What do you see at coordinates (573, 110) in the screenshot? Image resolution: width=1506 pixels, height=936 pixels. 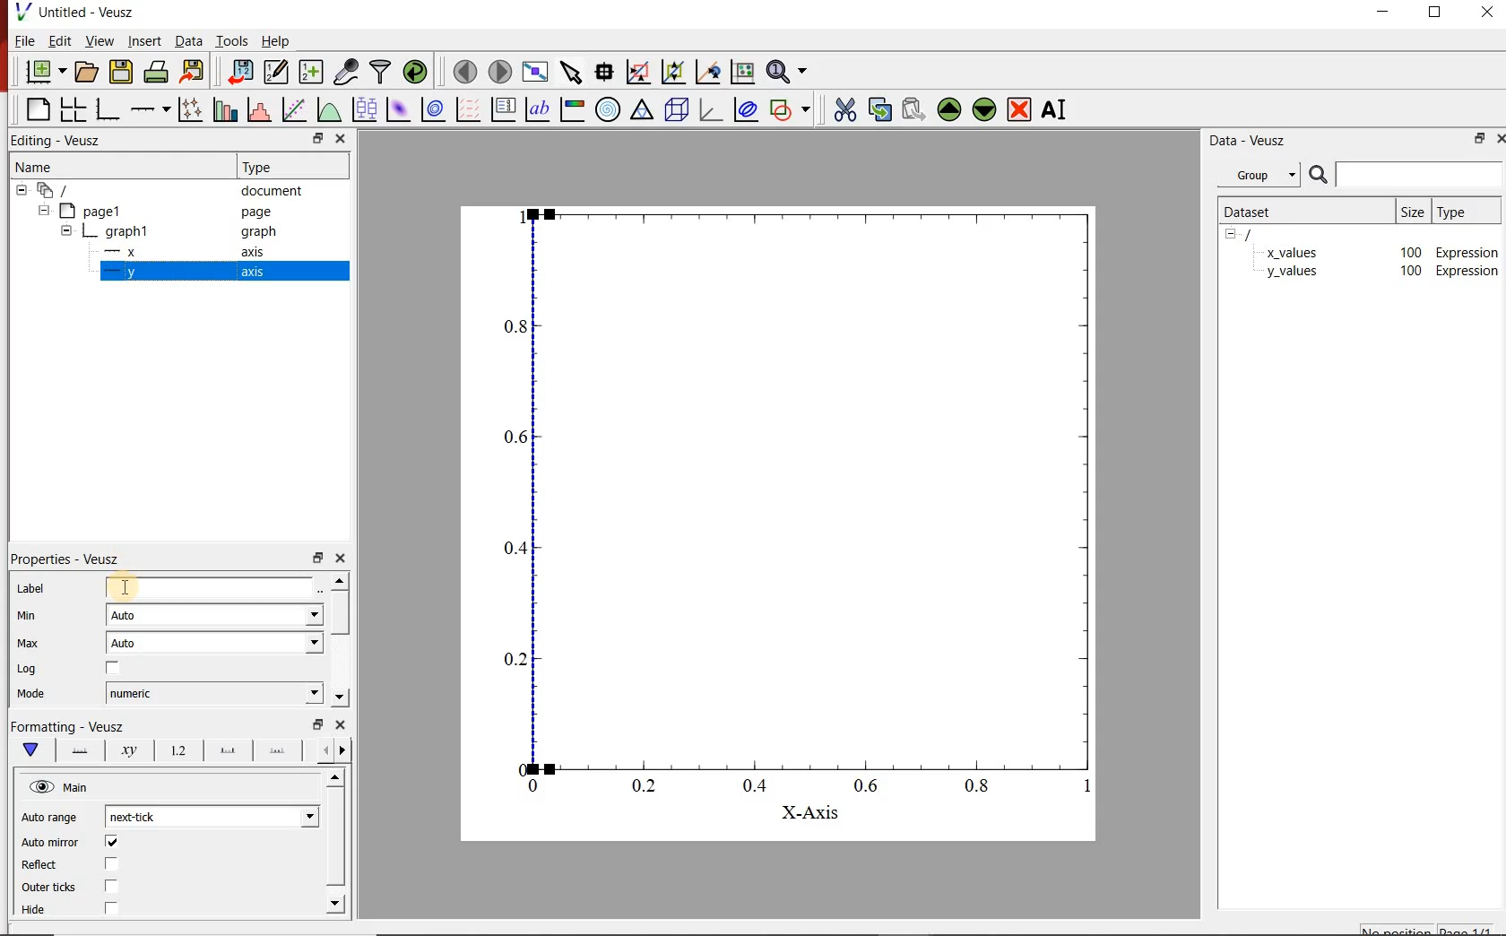 I see `image color bar` at bounding box center [573, 110].